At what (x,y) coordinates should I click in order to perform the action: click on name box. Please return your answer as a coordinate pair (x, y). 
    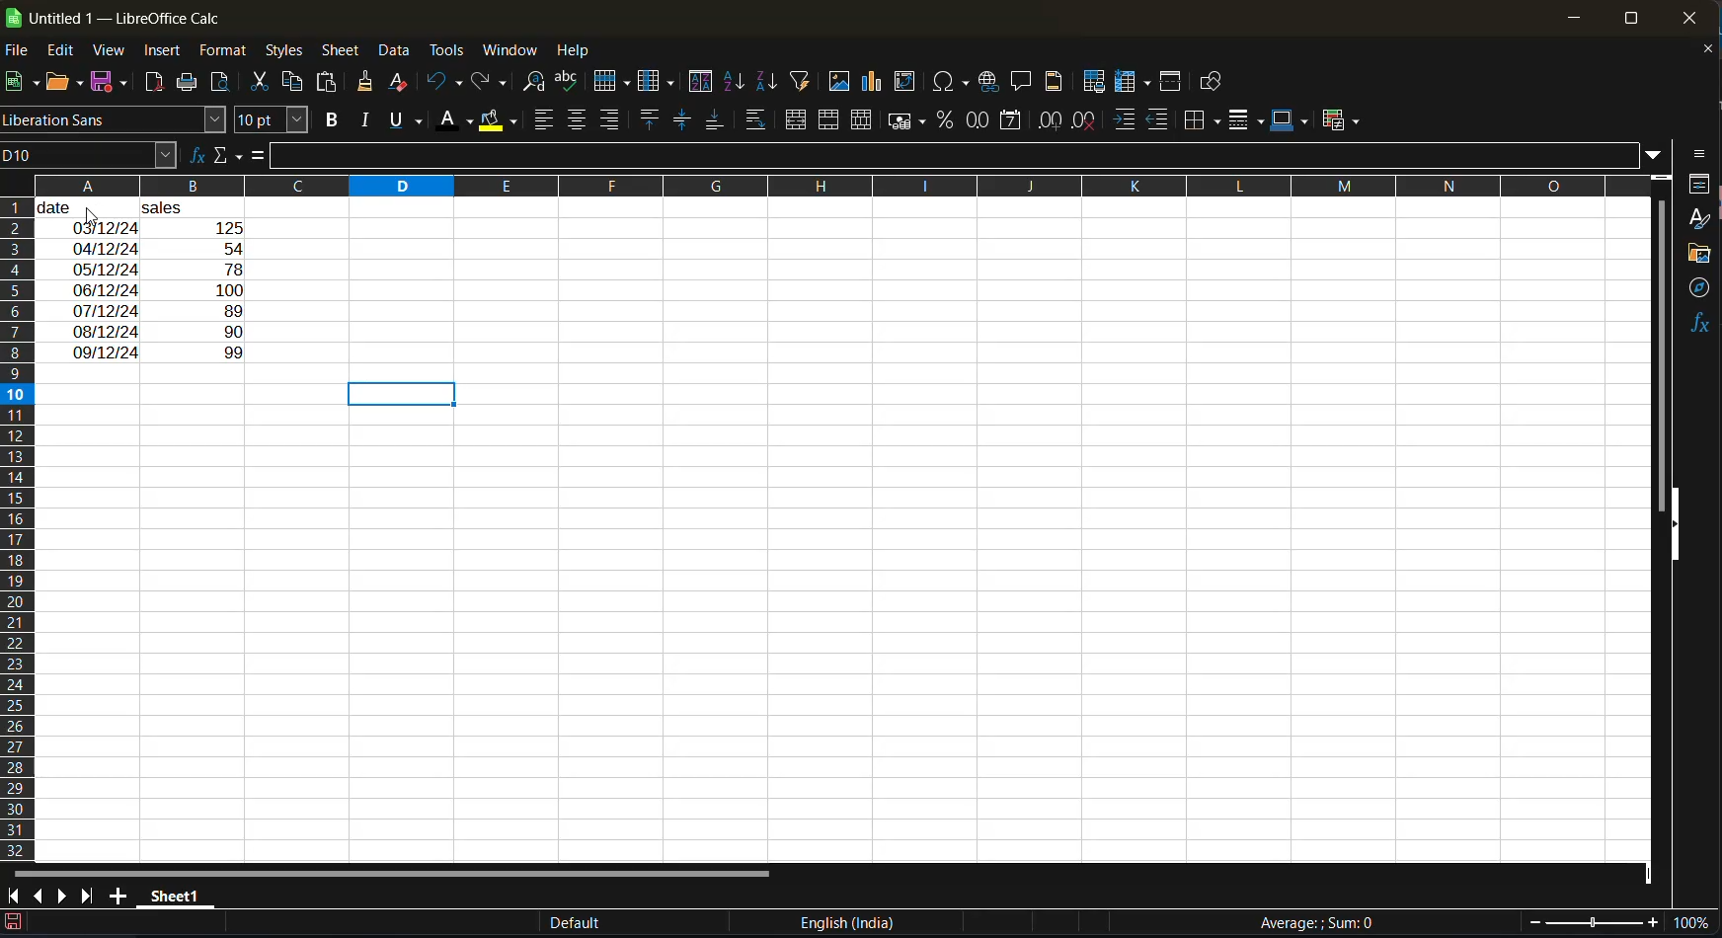
    Looking at the image, I should click on (91, 156).